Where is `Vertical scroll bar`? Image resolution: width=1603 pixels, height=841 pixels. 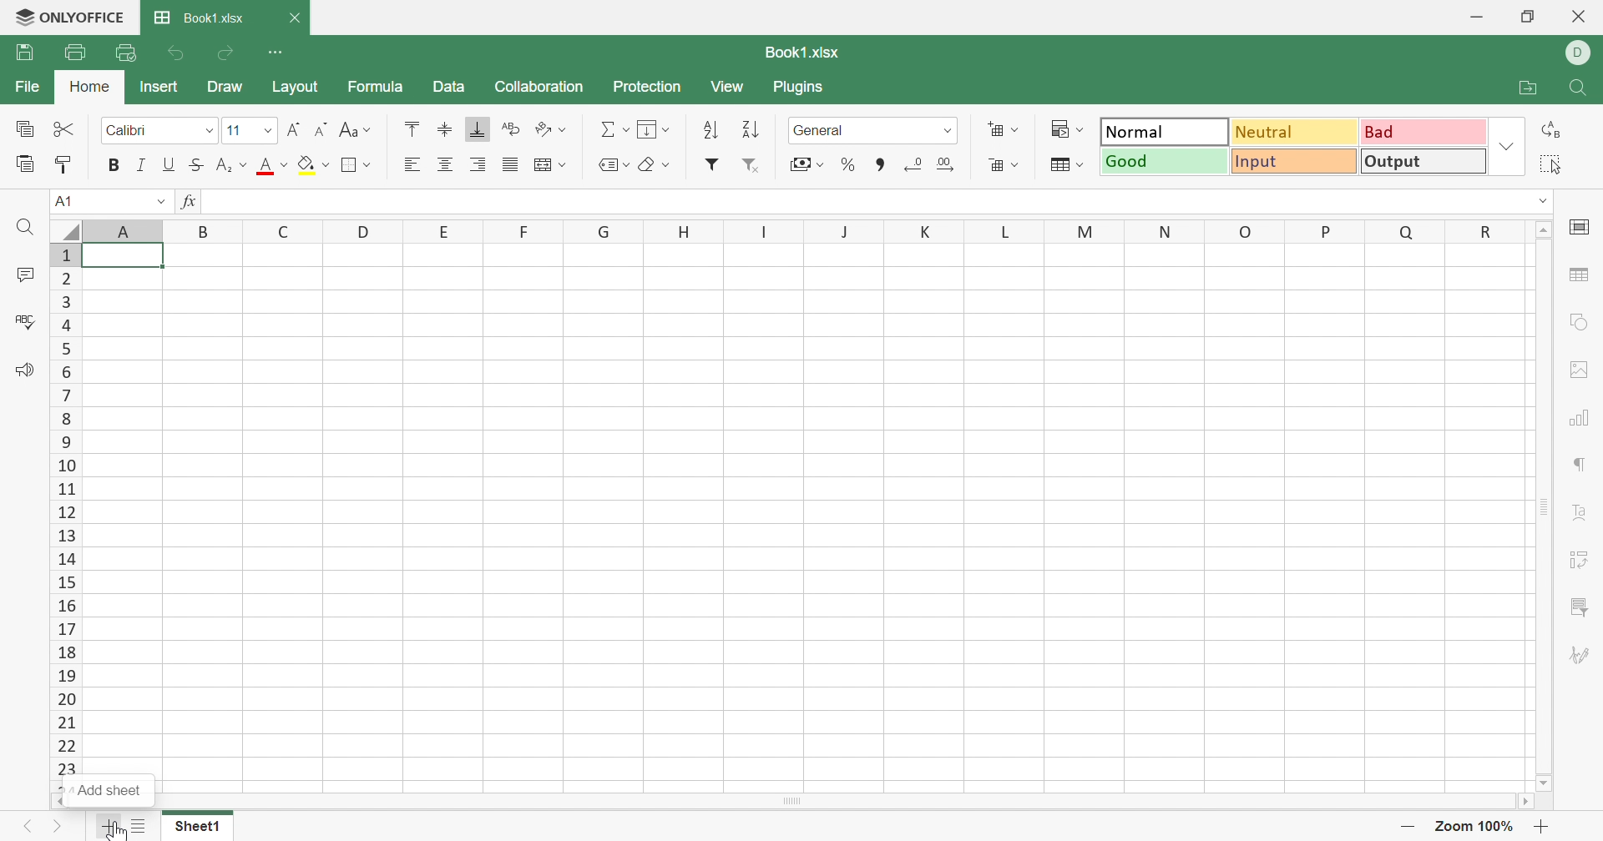 Vertical scroll bar is located at coordinates (1538, 506).